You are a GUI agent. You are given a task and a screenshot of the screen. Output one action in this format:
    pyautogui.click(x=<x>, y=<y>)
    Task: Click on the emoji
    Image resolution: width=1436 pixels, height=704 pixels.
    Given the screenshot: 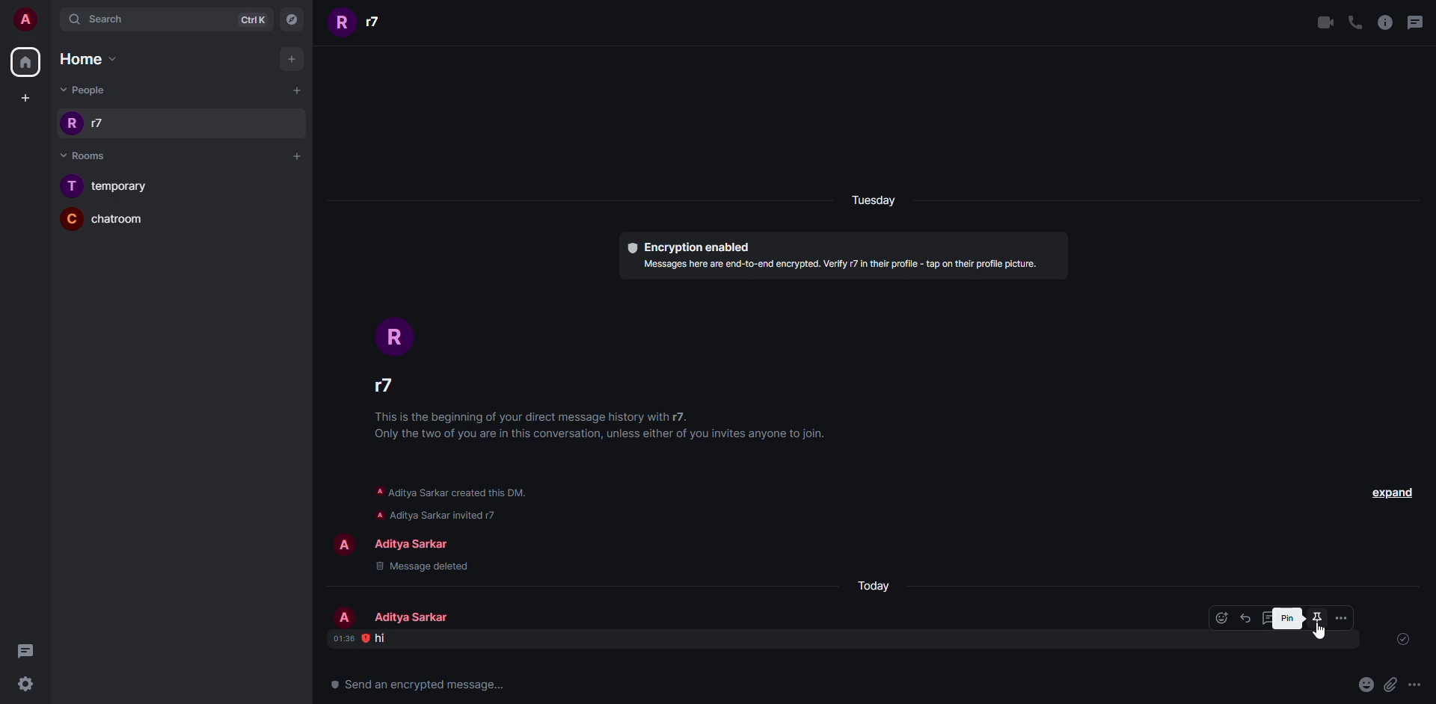 What is the action you would take?
    pyautogui.click(x=1364, y=685)
    